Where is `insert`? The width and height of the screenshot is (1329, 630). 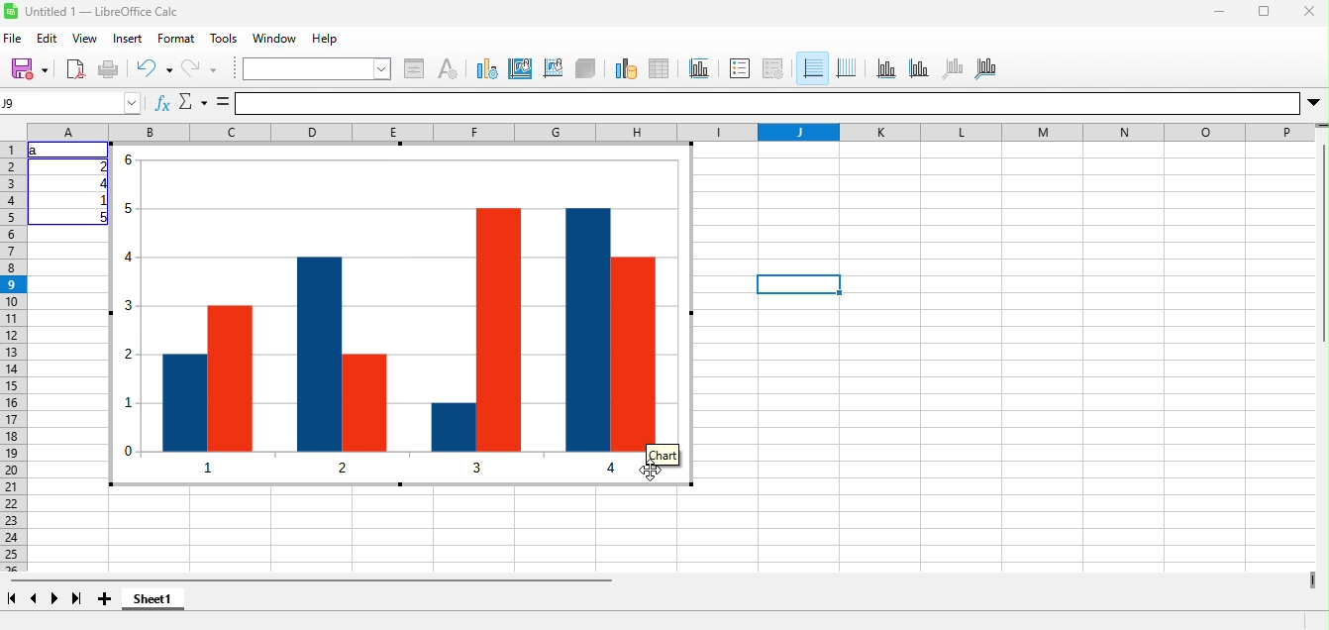
insert is located at coordinates (129, 40).